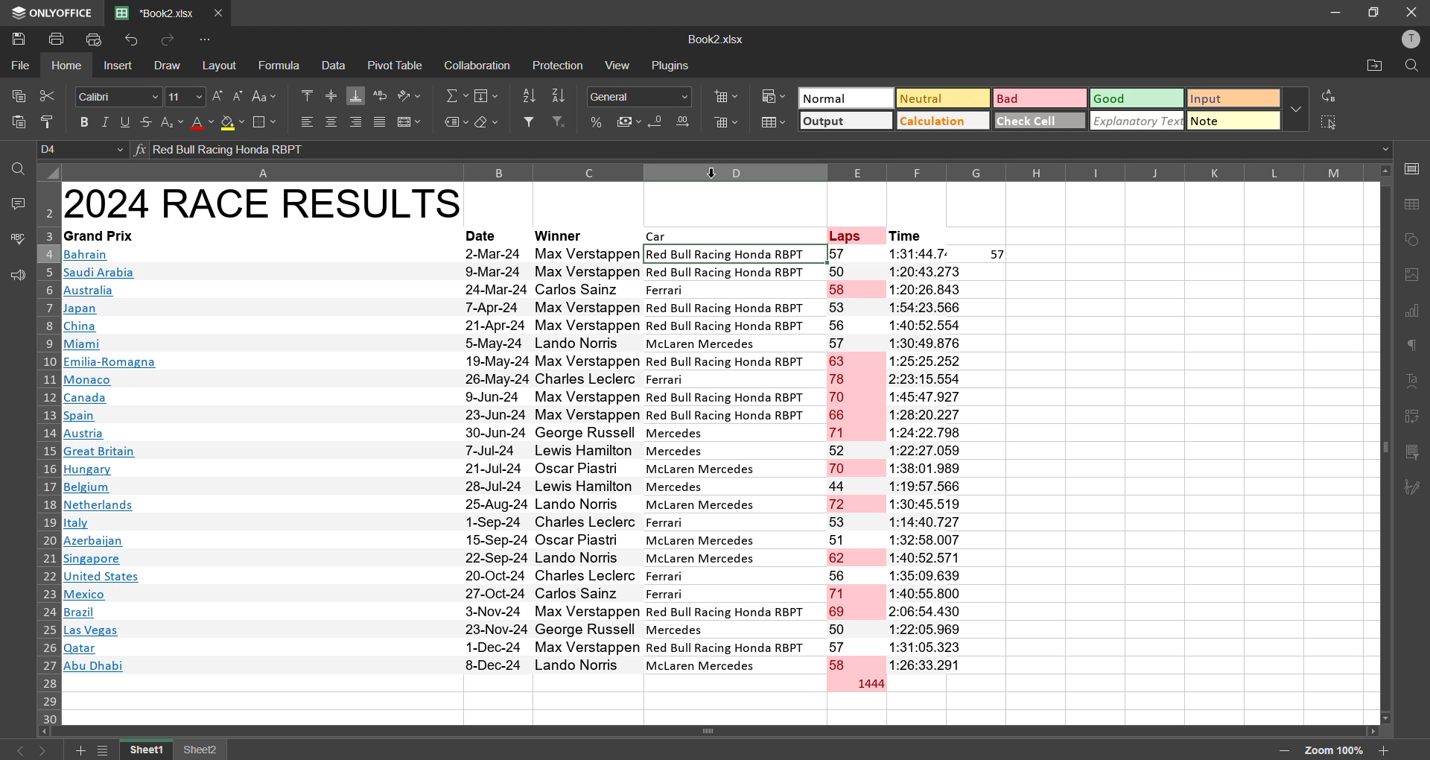  What do you see at coordinates (939, 98) in the screenshot?
I see `neutral` at bounding box center [939, 98].